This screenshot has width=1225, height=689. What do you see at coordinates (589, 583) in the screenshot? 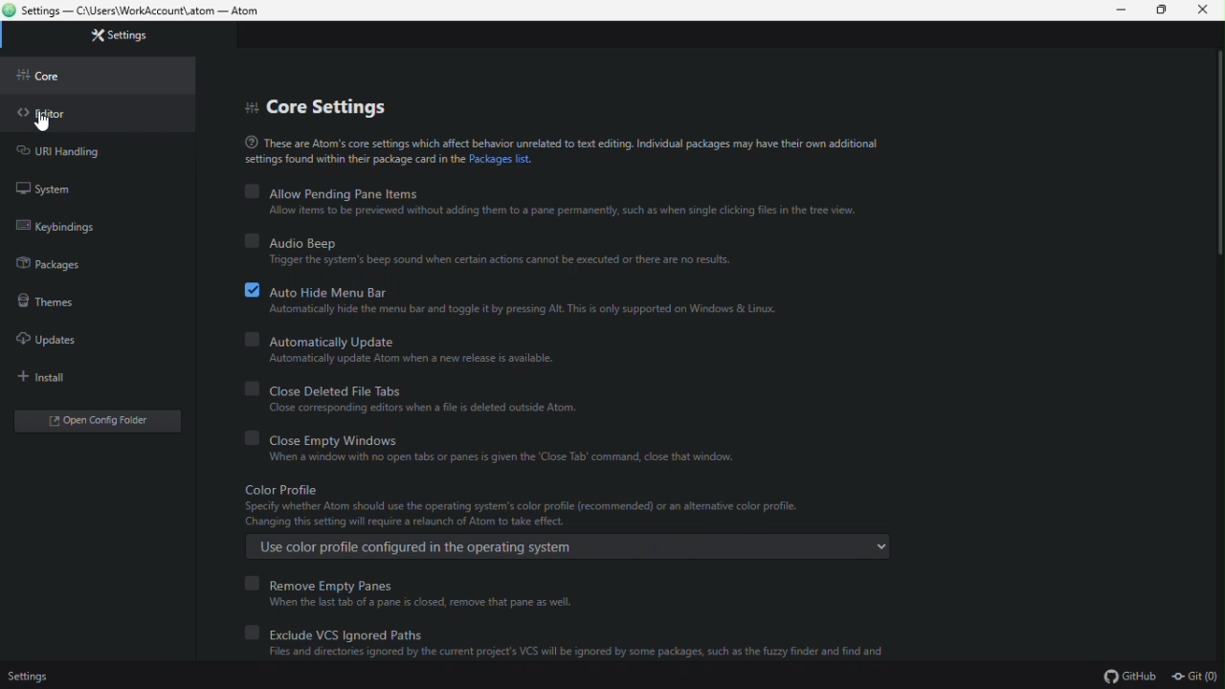
I see `remove empty panes` at bounding box center [589, 583].